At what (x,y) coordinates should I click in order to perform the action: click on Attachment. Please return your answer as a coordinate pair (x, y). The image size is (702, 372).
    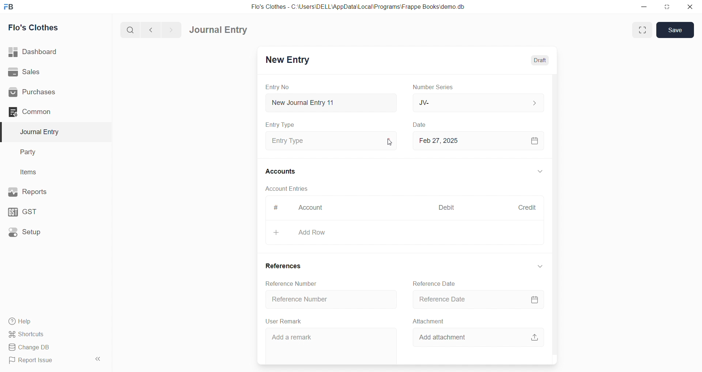
    Looking at the image, I should click on (428, 321).